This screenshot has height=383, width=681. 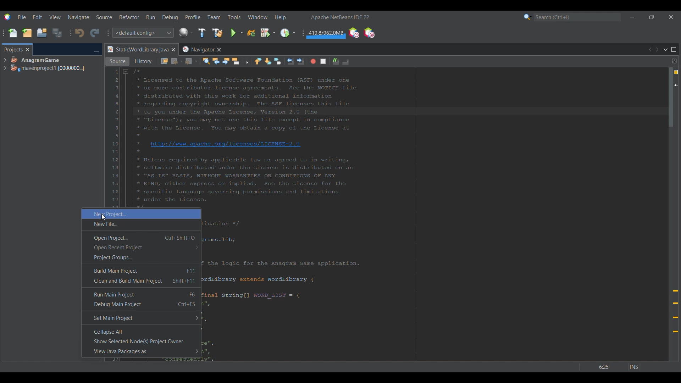 What do you see at coordinates (345, 62) in the screenshot?
I see `Comment` at bounding box center [345, 62].